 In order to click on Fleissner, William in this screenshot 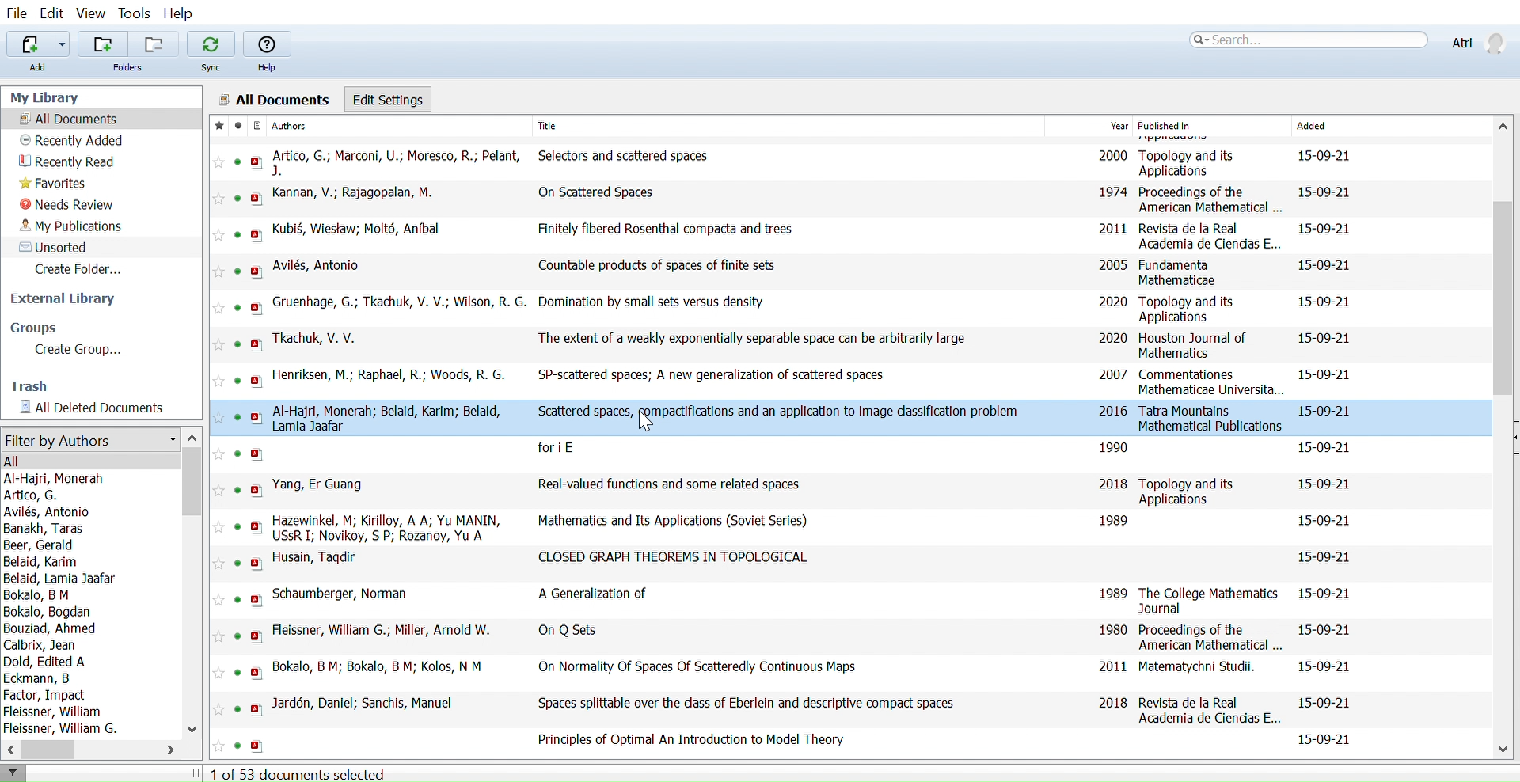, I will do `click(52, 712)`.